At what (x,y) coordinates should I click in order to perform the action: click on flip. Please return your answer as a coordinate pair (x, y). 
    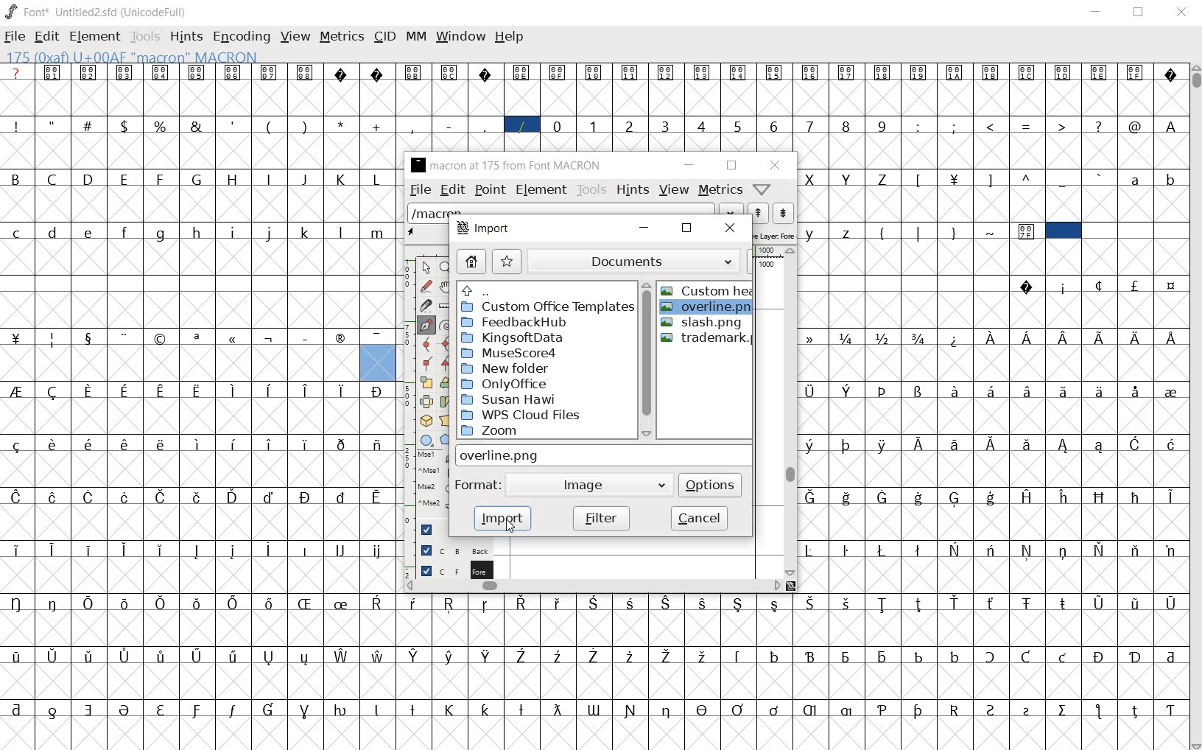
    Looking at the image, I should click on (426, 401).